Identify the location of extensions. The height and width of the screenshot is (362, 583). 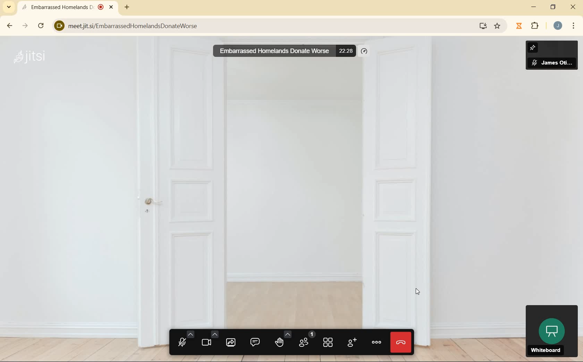
(528, 26).